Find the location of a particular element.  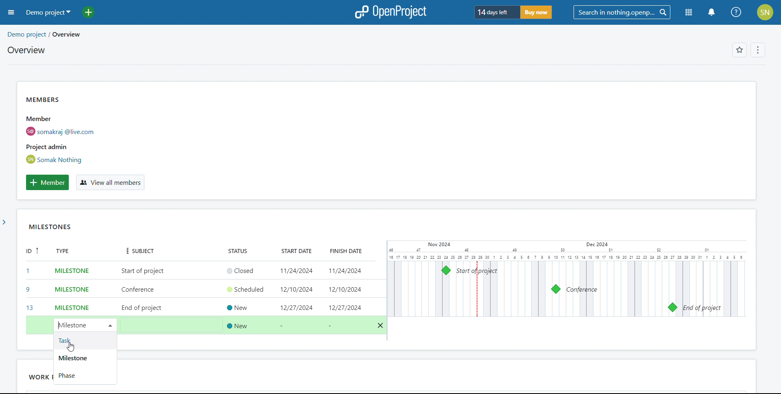

notification is located at coordinates (711, 13).